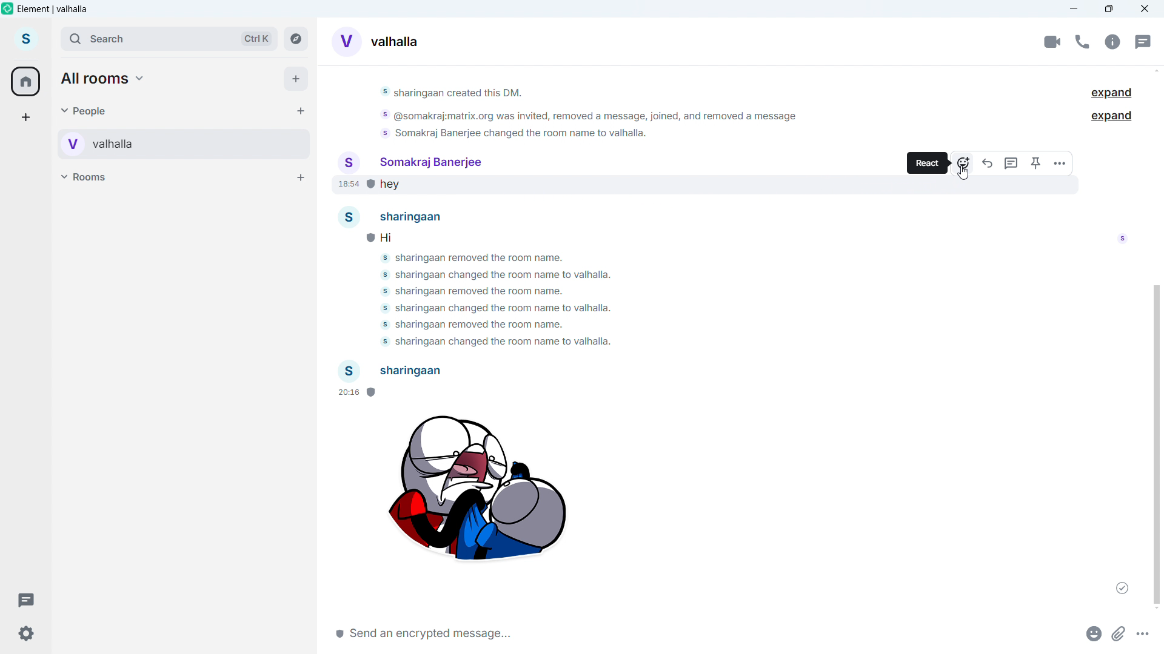 The image size is (1164, 654). What do you see at coordinates (299, 177) in the screenshot?
I see `Add room ` at bounding box center [299, 177].